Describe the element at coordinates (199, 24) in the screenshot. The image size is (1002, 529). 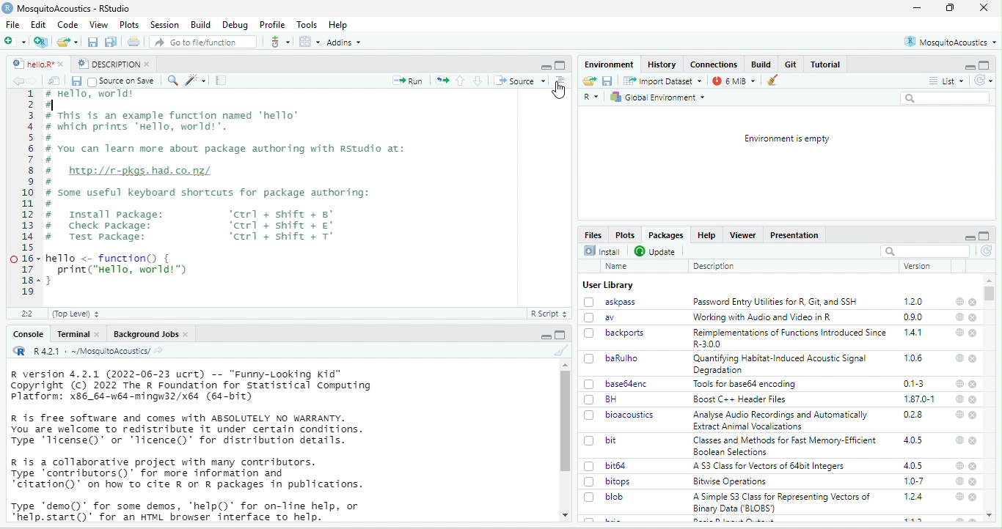
I see `Build` at that location.